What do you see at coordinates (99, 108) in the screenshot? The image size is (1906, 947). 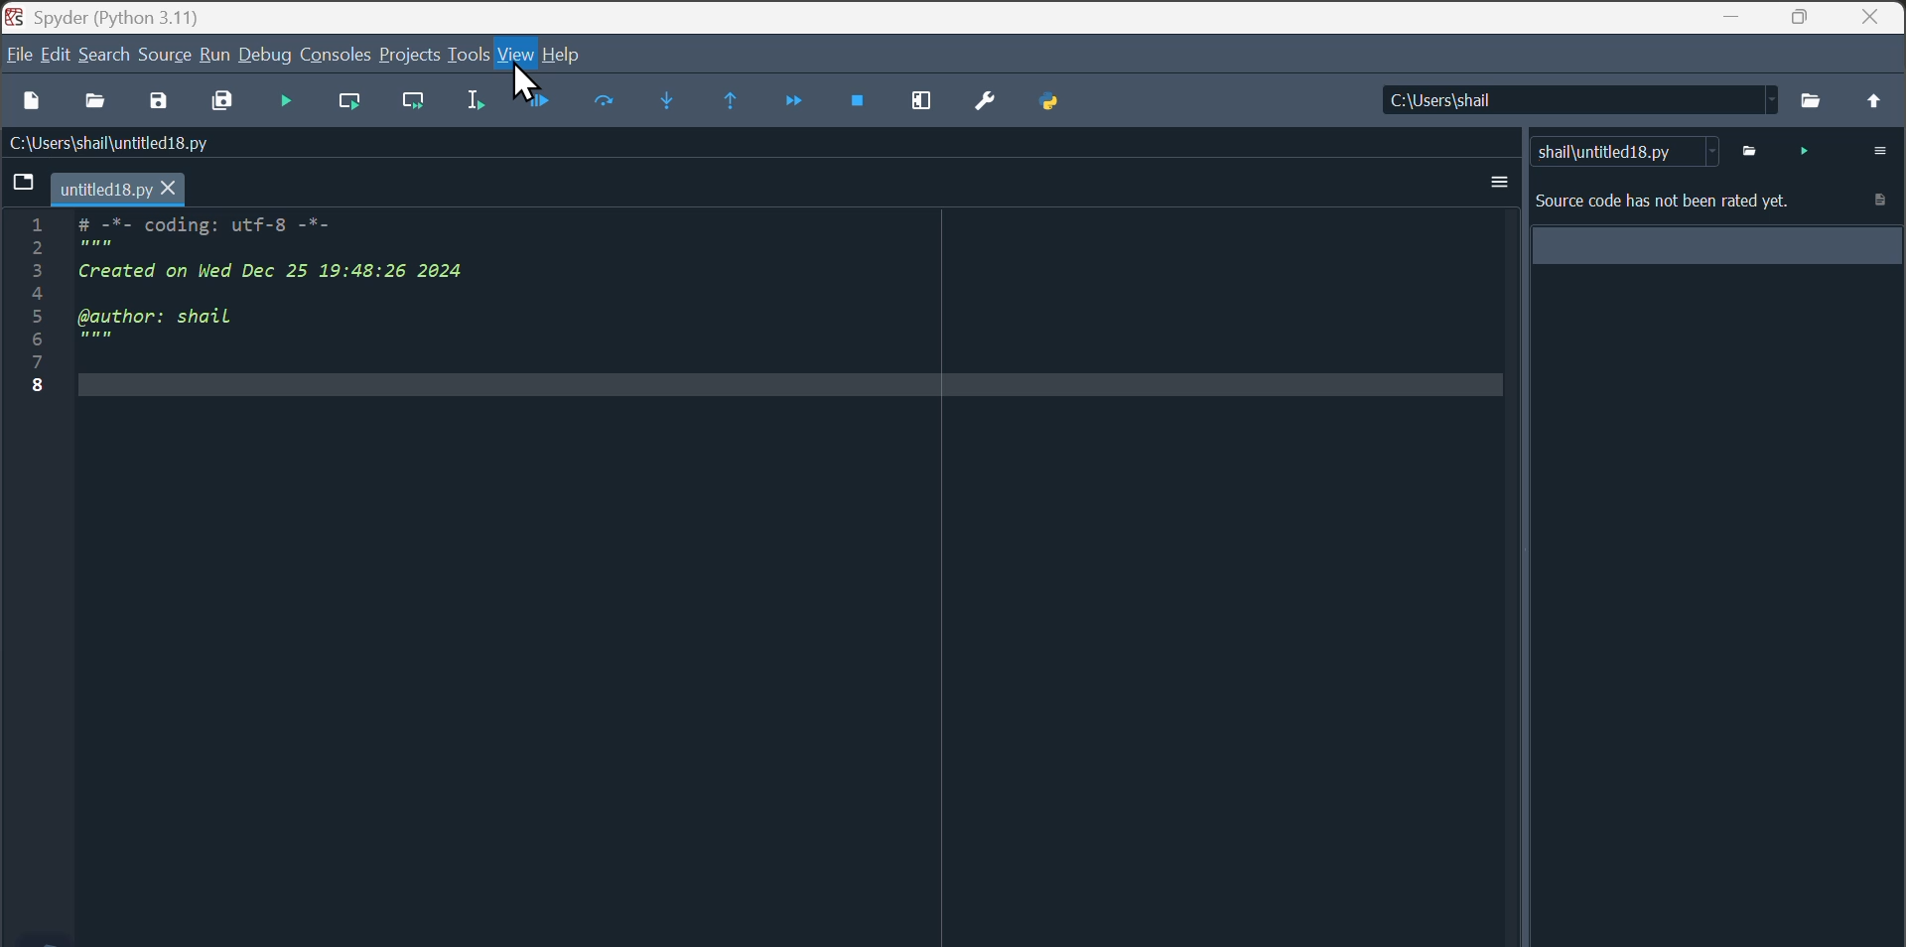 I see `Open` at bounding box center [99, 108].